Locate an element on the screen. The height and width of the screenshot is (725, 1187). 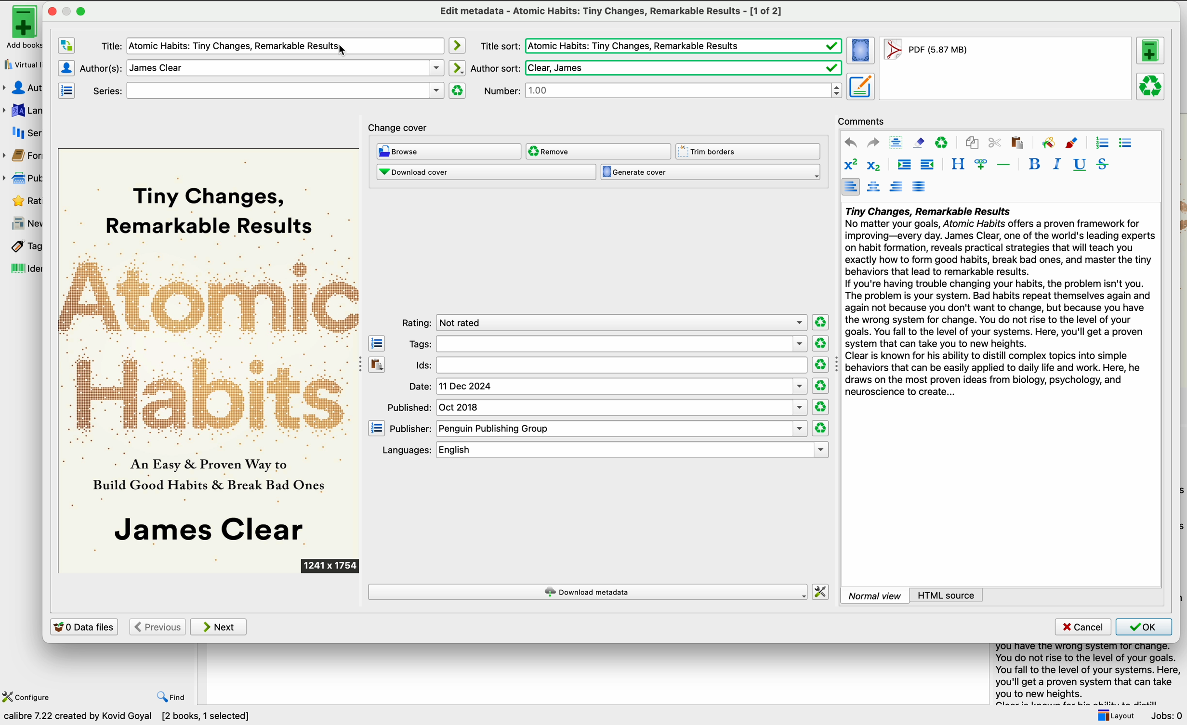
next button is located at coordinates (220, 627).